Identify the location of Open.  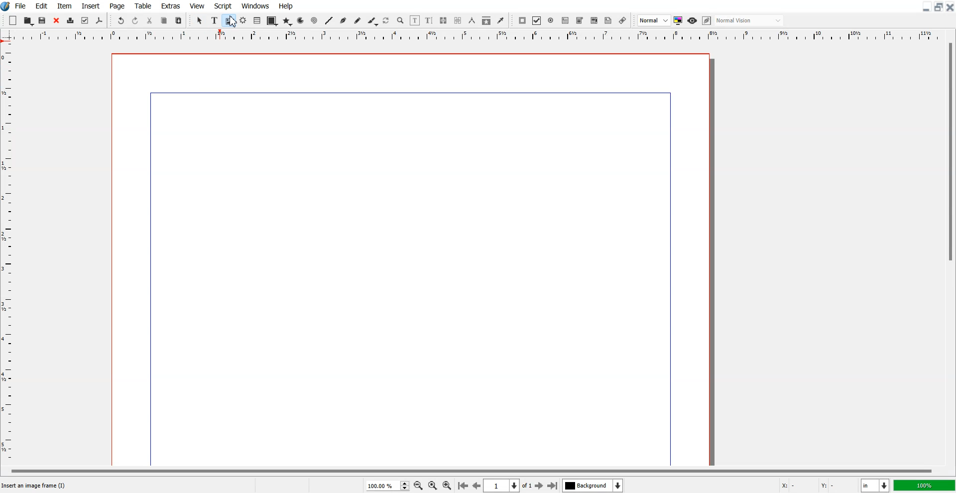
(28, 20).